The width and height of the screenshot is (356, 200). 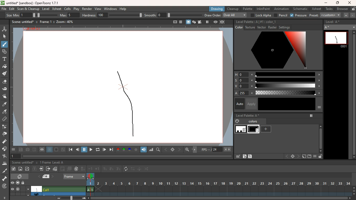 I want to click on v, so click(x=239, y=86).